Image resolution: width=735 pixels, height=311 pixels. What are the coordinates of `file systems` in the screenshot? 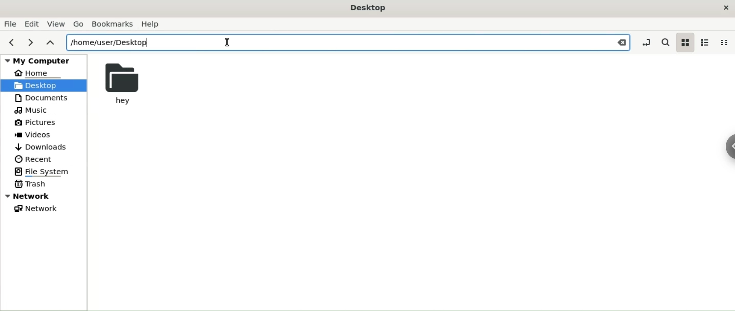 It's located at (49, 172).